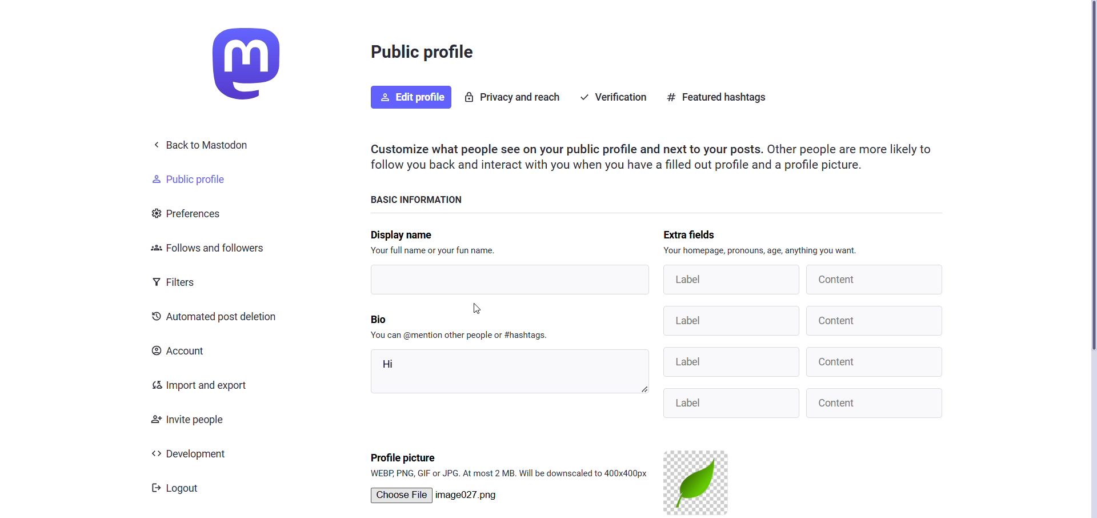 This screenshot has width=1097, height=518. I want to click on current profile picture, so click(695, 483).